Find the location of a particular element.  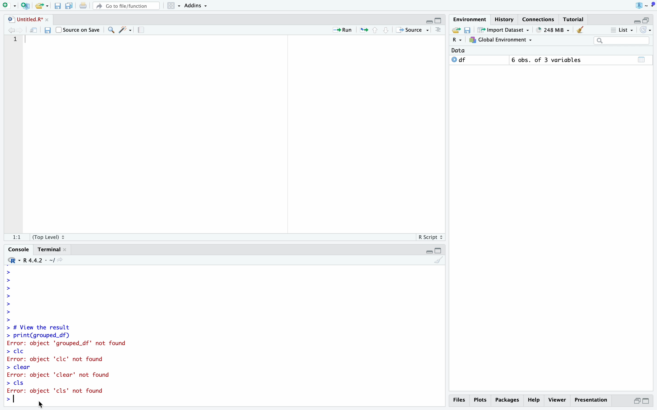

Save is located at coordinates (48, 30).